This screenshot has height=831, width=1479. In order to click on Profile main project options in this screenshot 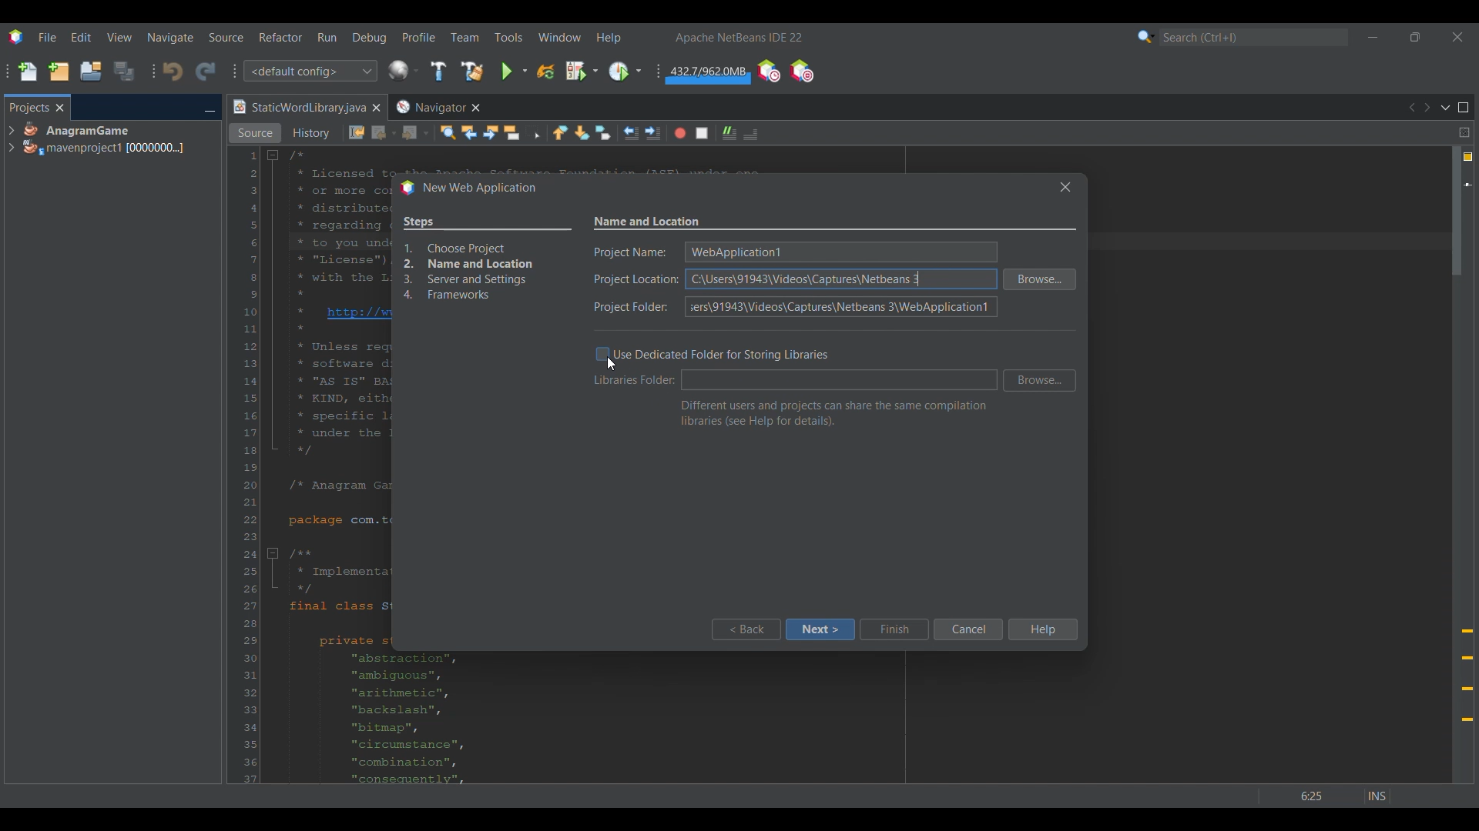, I will do `click(625, 72)`.